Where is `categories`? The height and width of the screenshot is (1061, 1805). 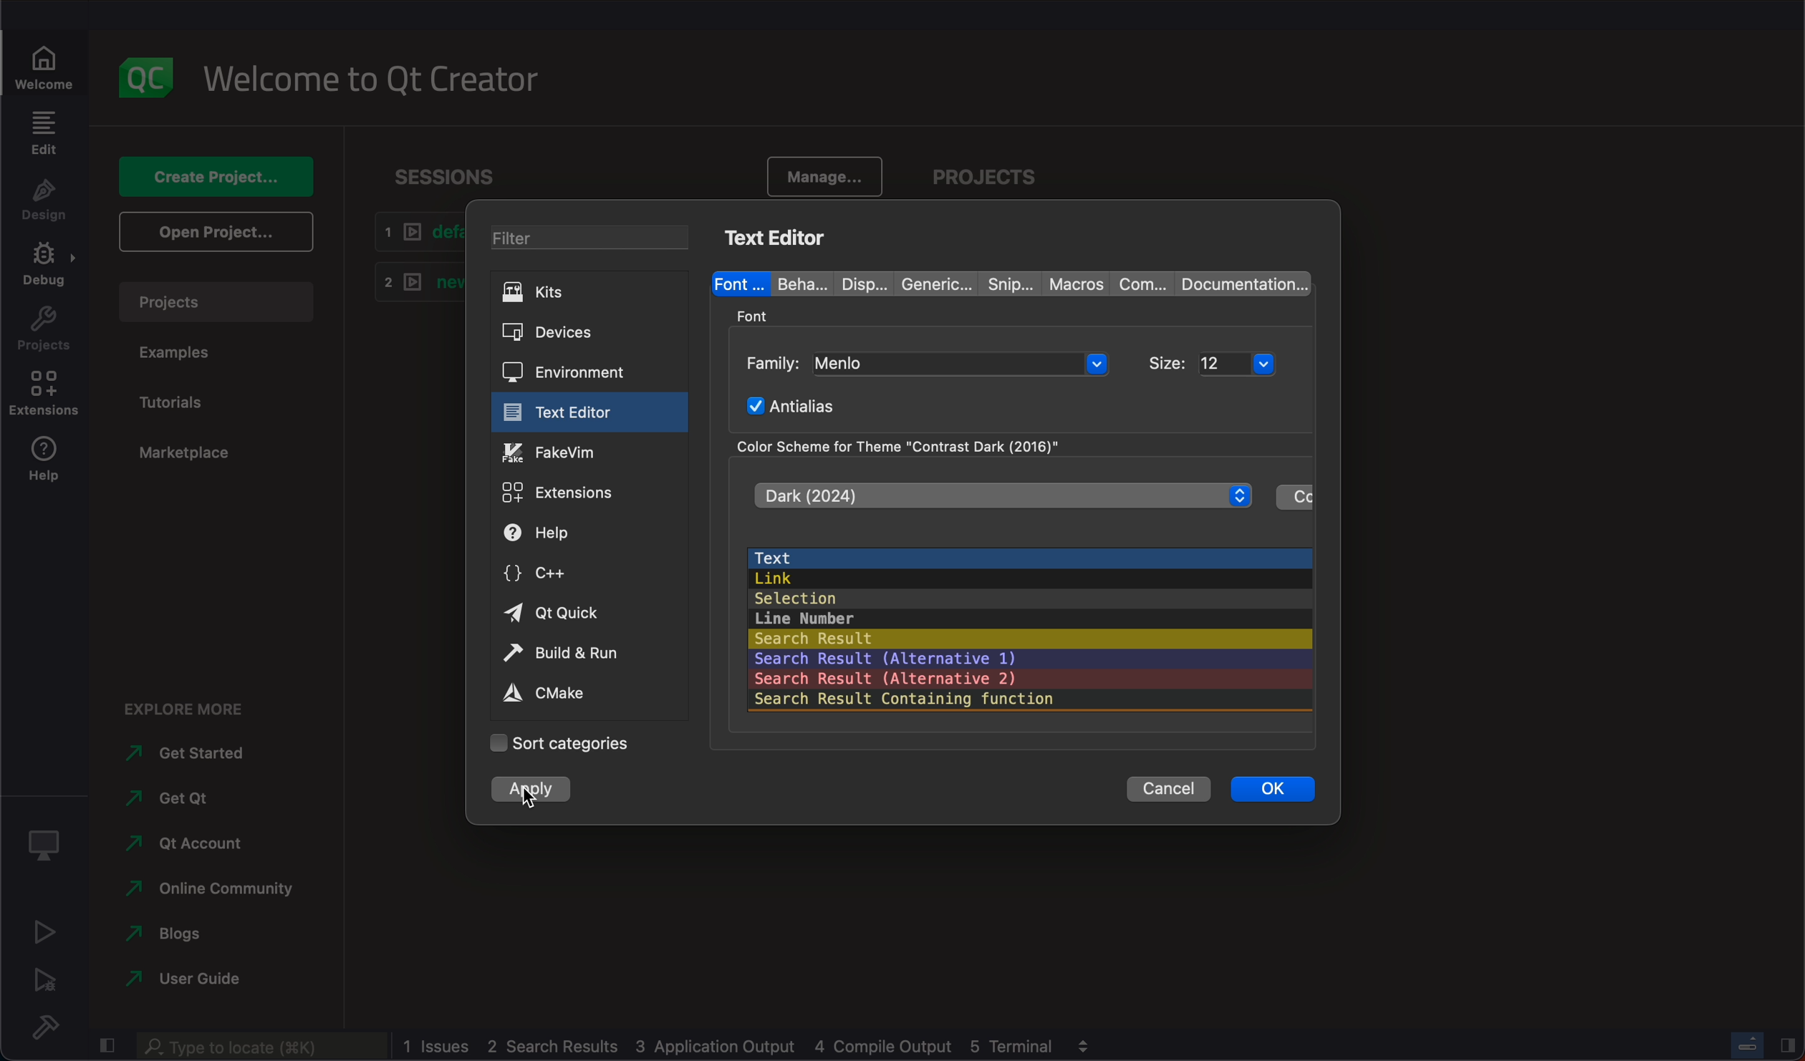
categories is located at coordinates (563, 742).